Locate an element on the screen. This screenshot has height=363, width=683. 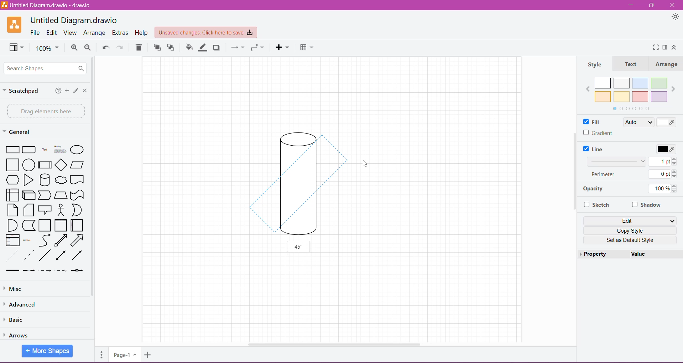
Help is located at coordinates (56, 91).